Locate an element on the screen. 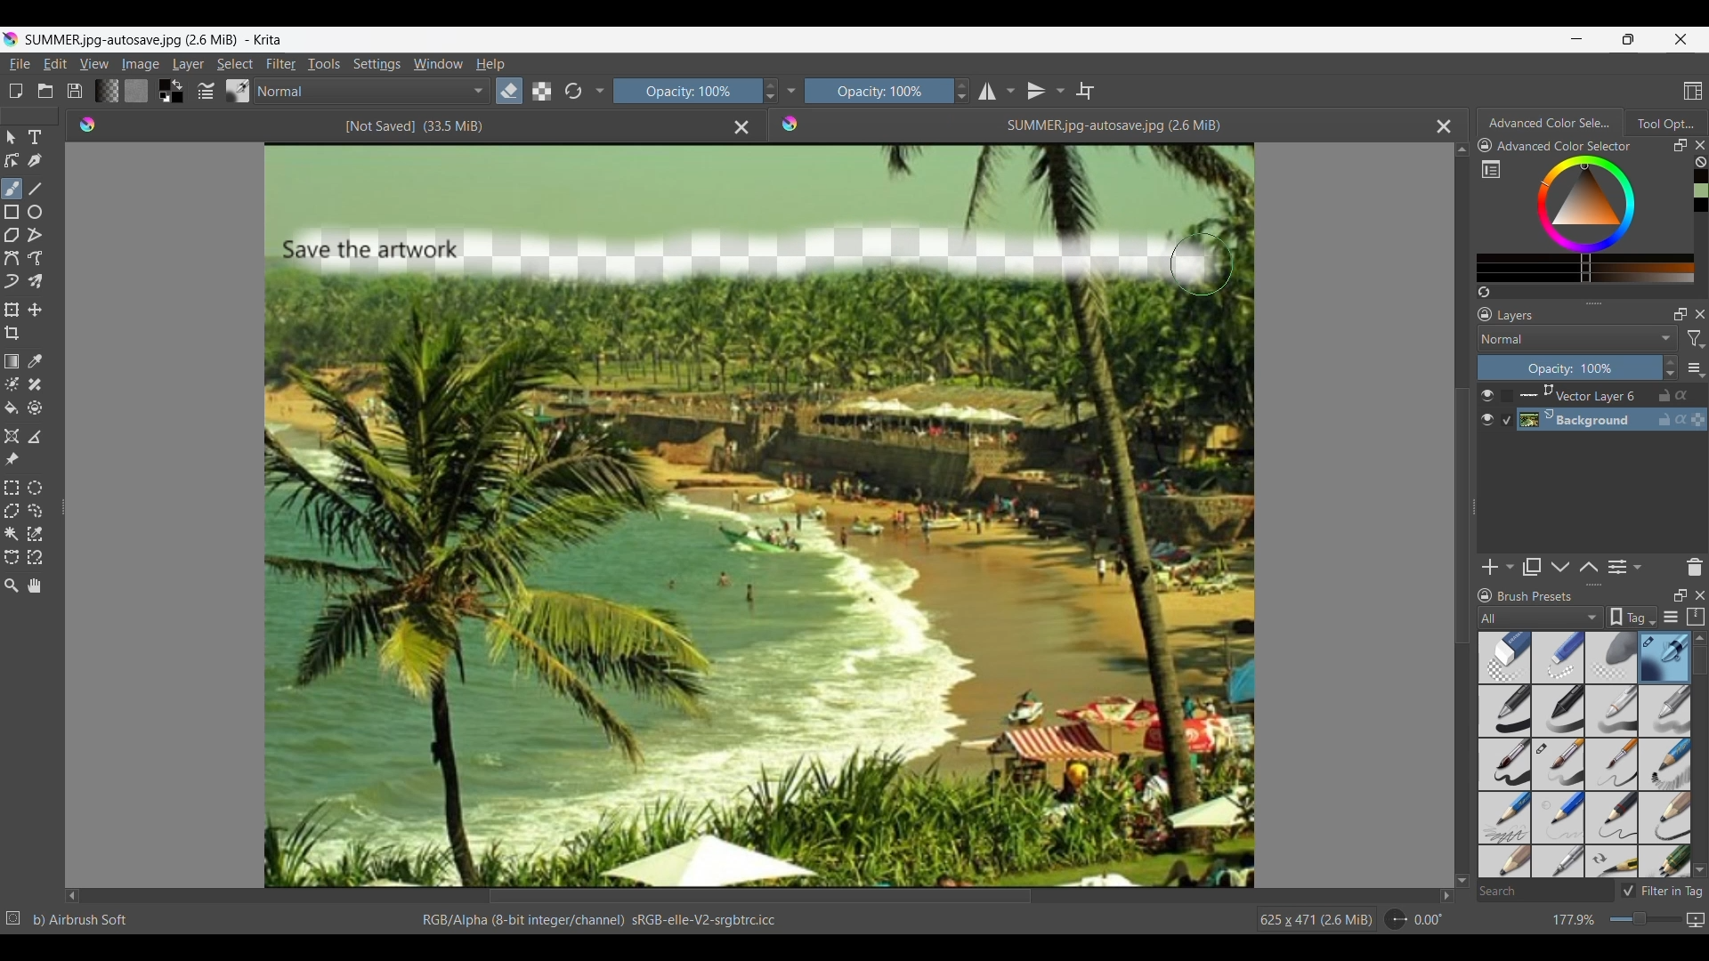 The height and width of the screenshot is (961, 1709). Increase/Decrease opacity is located at coordinates (962, 91).